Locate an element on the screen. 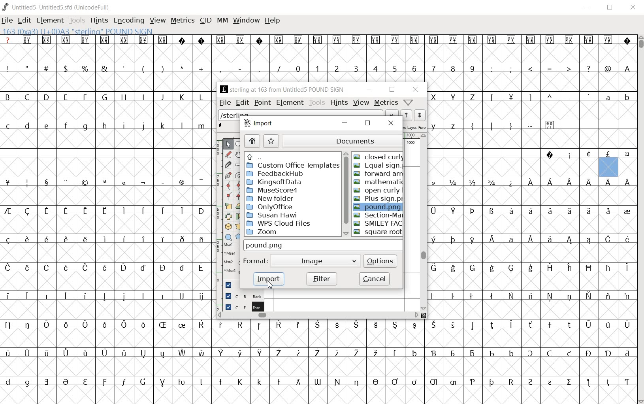 Image resolution: width=644 pixels, height=404 pixels. background layer is located at coordinates (243, 296).